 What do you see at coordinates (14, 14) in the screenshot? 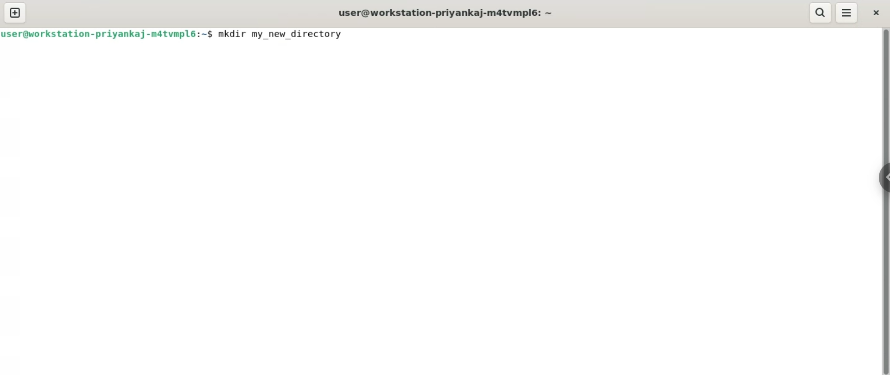
I see `new tab` at bounding box center [14, 14].